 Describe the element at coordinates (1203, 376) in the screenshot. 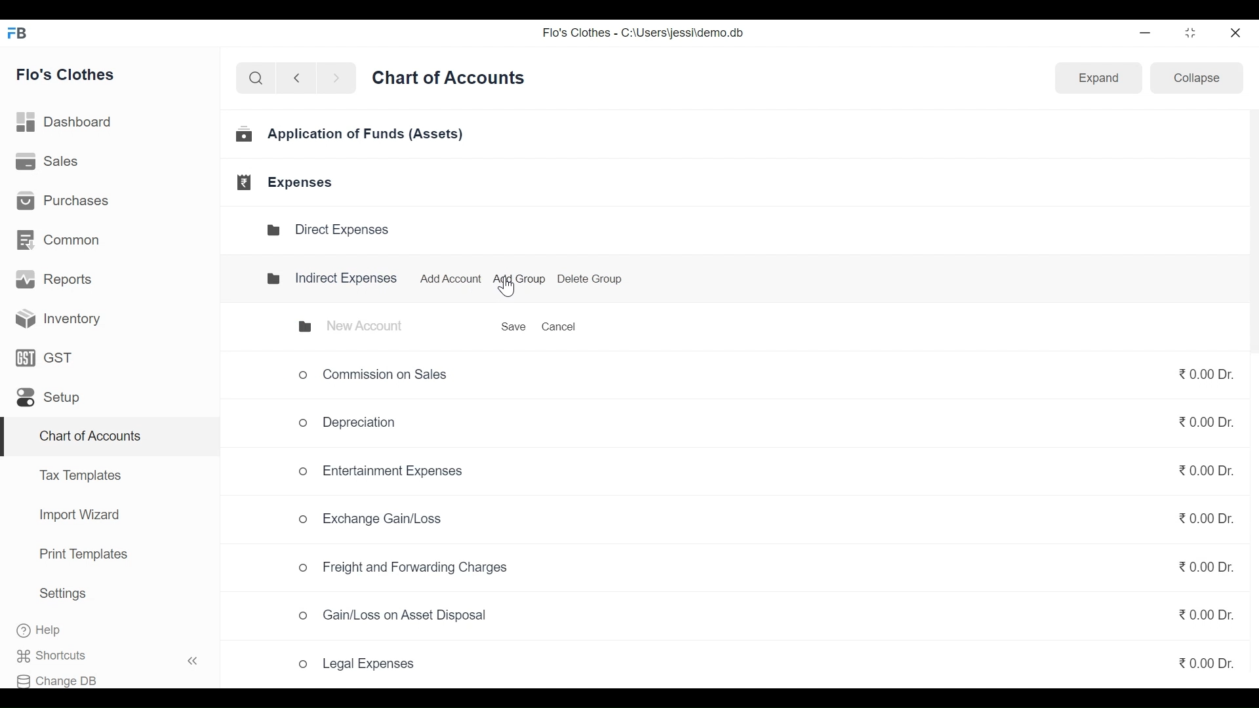

I see `₹0.00Dr.` at that location.